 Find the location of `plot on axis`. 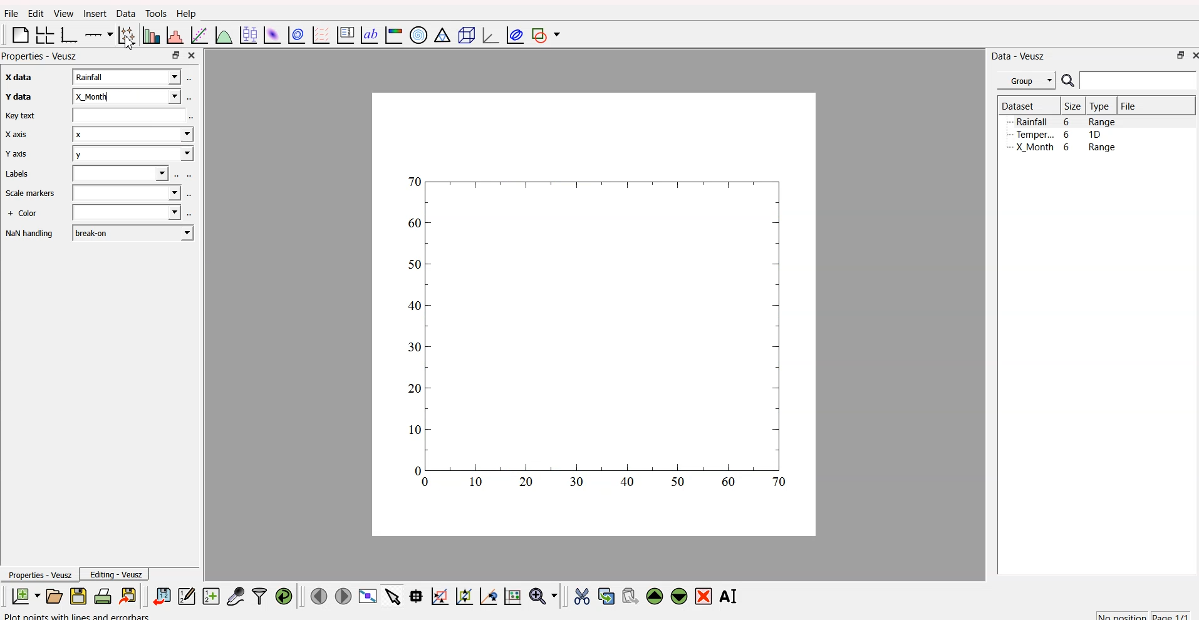

plot on axis is located at coordinates (100, 34).